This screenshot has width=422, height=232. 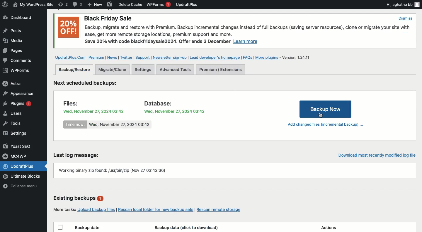 I want to click on New, so click(x=95, y=5).